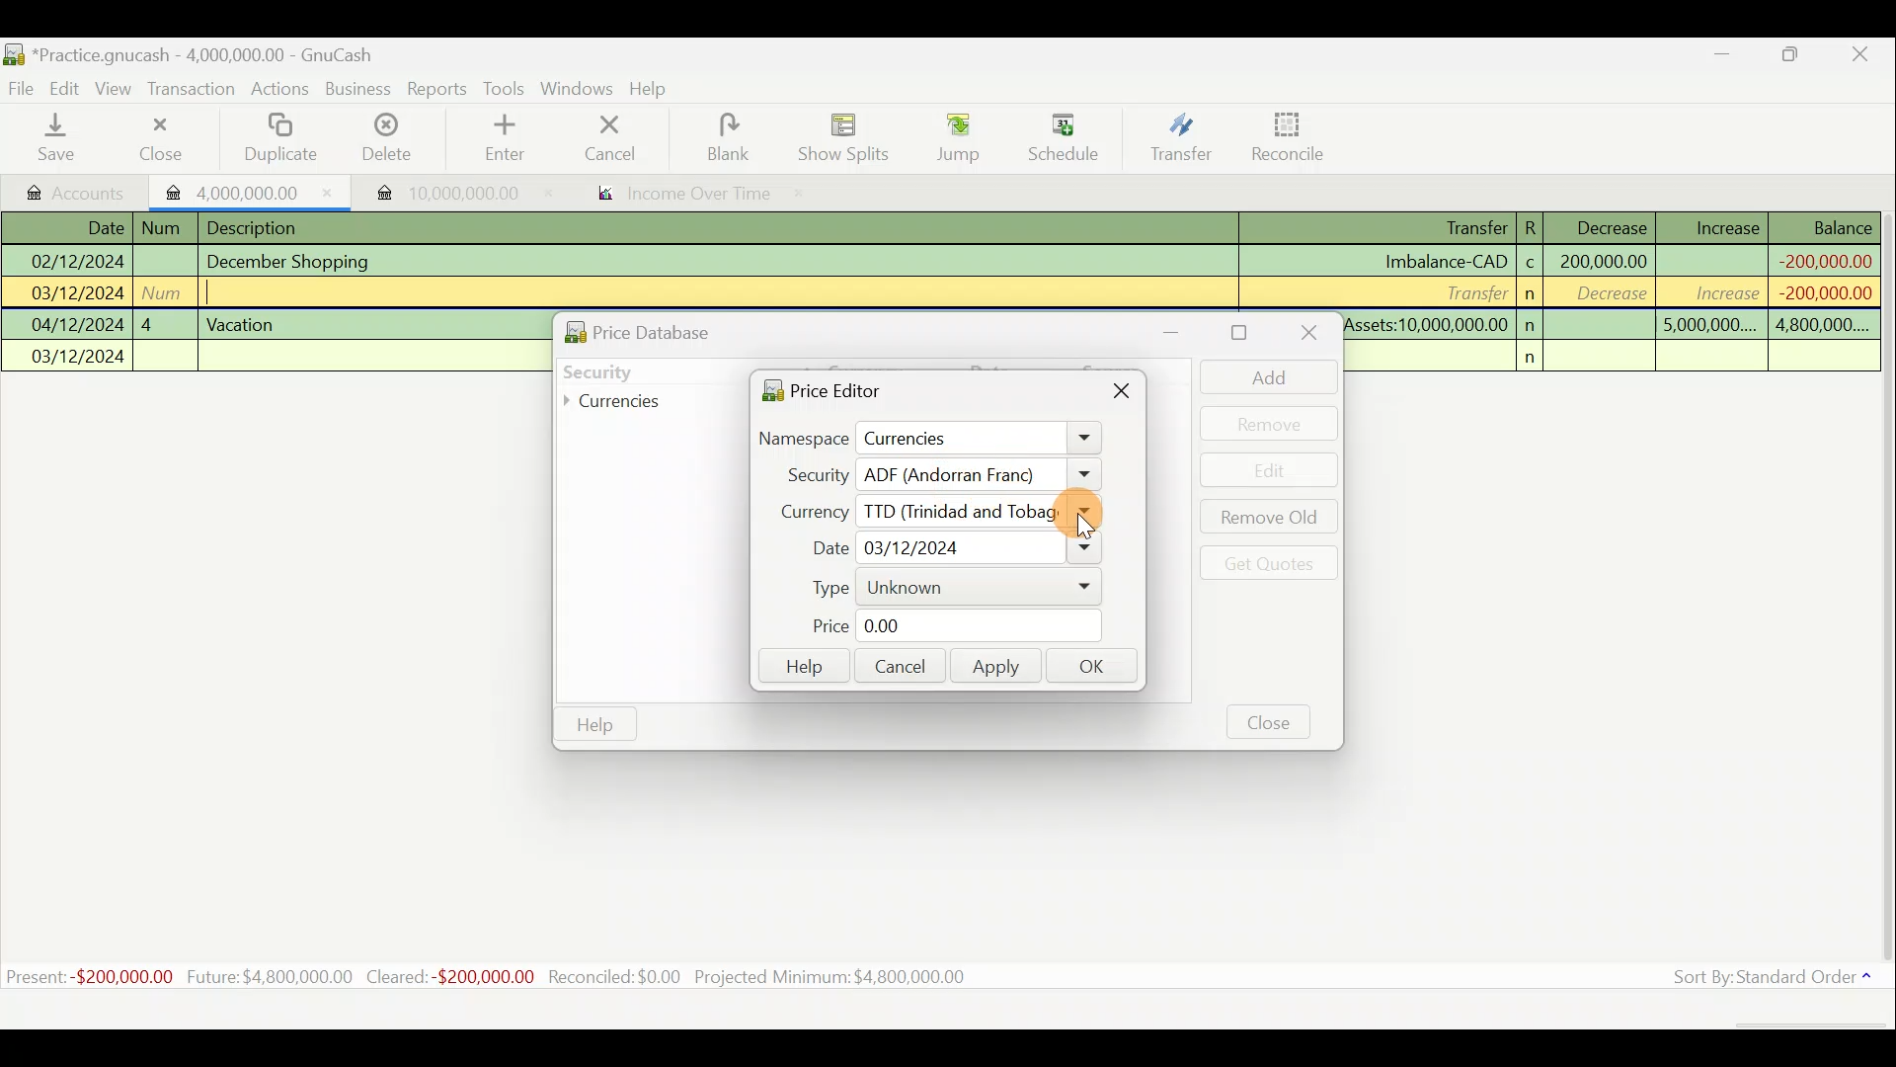 This screenshot has width=1896, height=1067. Describe the element at coordinates (1445, 261) in the screenshot. I see `Imbalance-CAD` at that location.